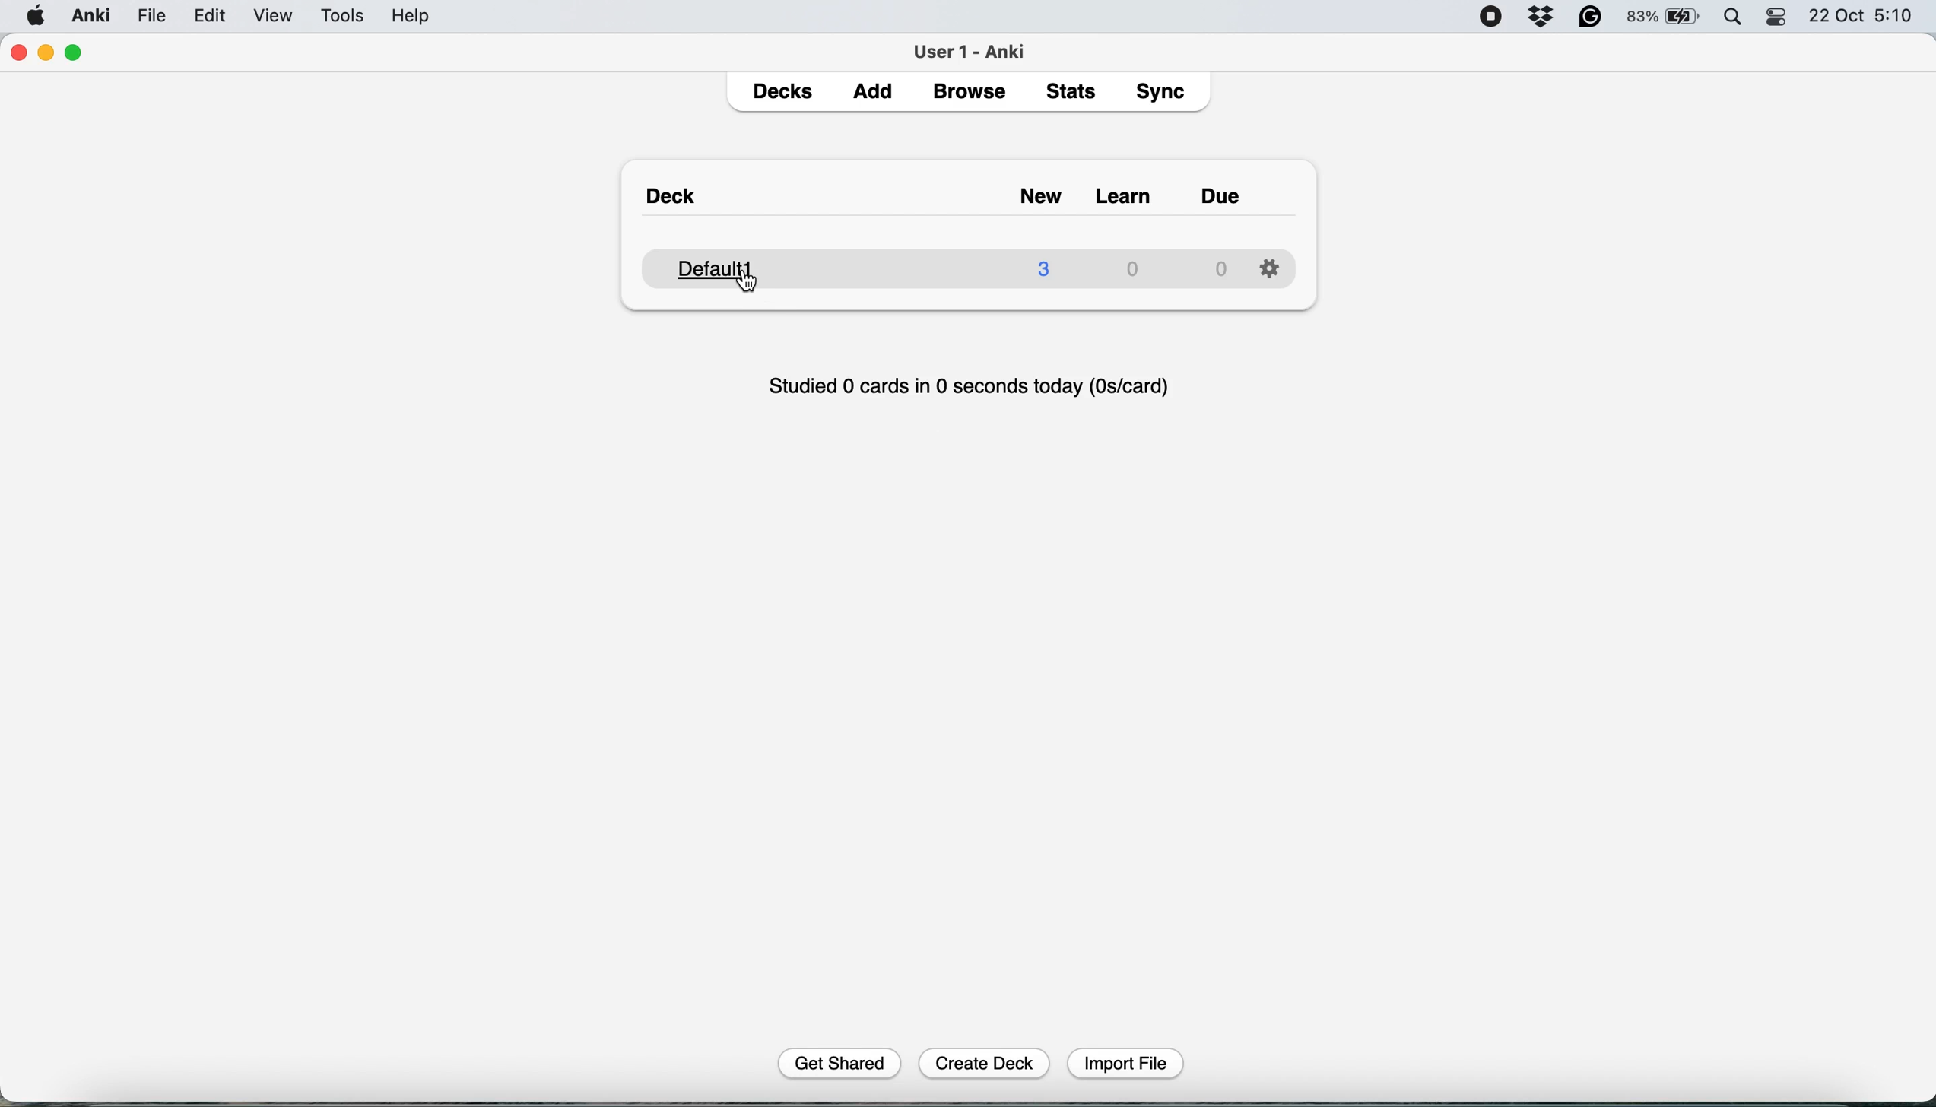  Describe the element at coordinates (1592, 17) in the screenshot. I see `grammarly` at that location.